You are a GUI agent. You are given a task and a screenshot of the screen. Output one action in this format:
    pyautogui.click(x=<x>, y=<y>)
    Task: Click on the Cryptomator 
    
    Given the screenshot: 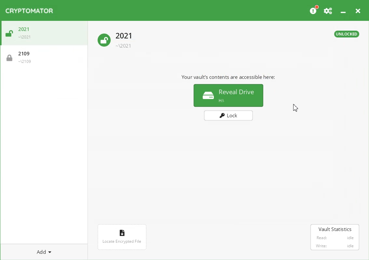 What is the action you would take?
    pyautogui.click(x=31, y=11)
    